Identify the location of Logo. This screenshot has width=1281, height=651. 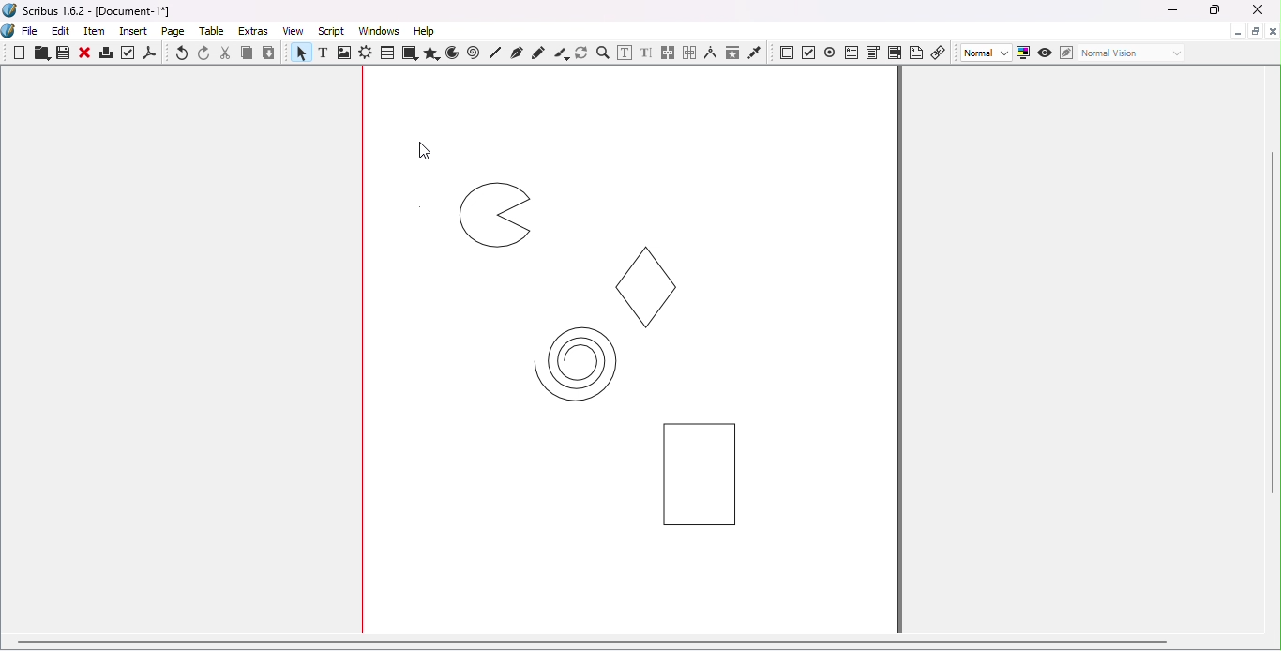
(9, 32).